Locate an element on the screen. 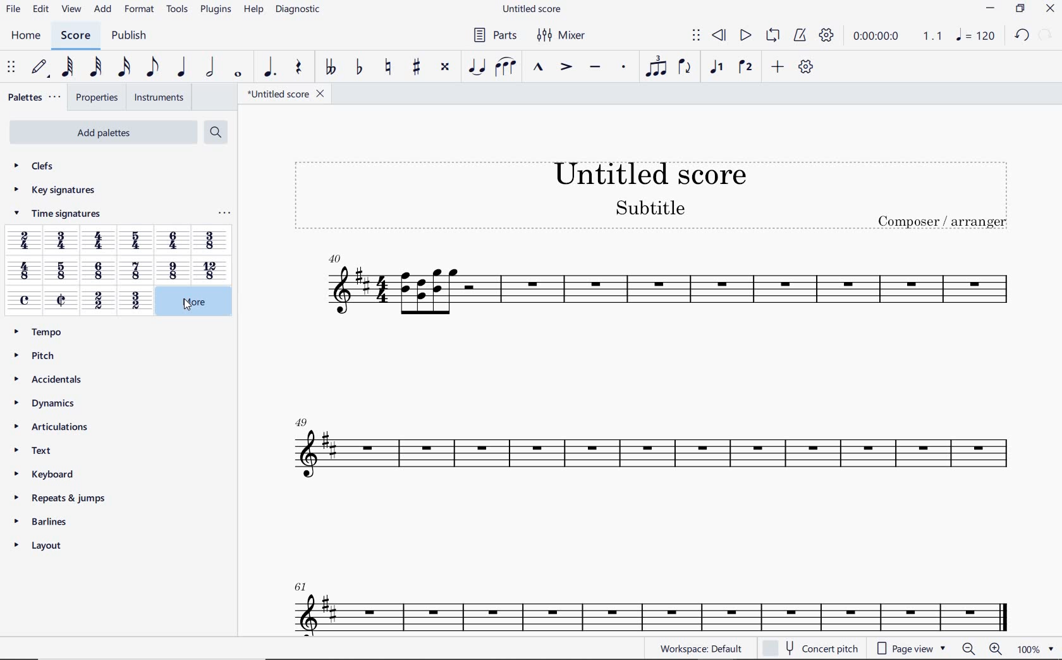  AUGMENTATION DOT is located at coordinates (269, 68).